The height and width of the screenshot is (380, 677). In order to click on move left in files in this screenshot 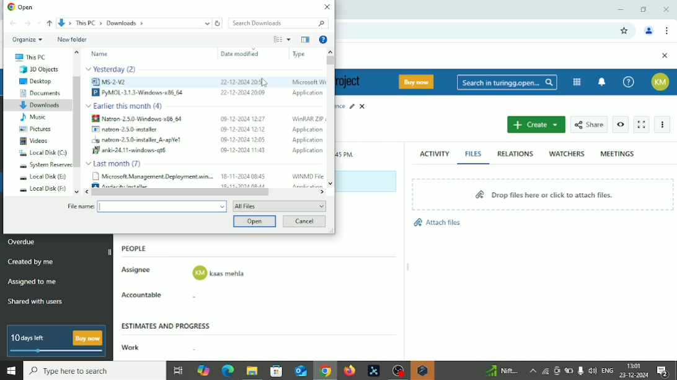, I will do `click(86, 192)`.